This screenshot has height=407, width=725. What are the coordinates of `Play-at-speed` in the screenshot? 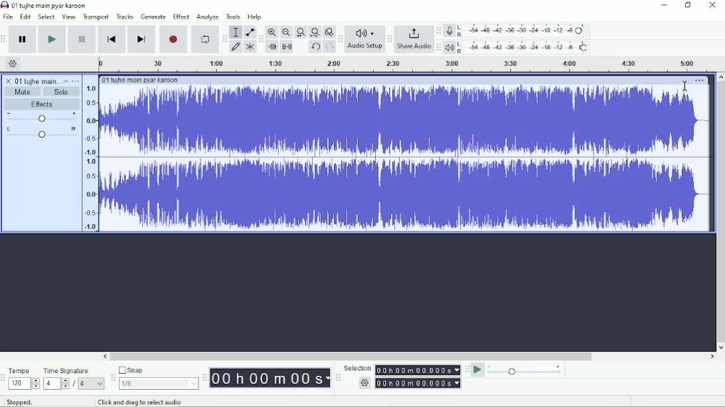 It's located at (479, 370).